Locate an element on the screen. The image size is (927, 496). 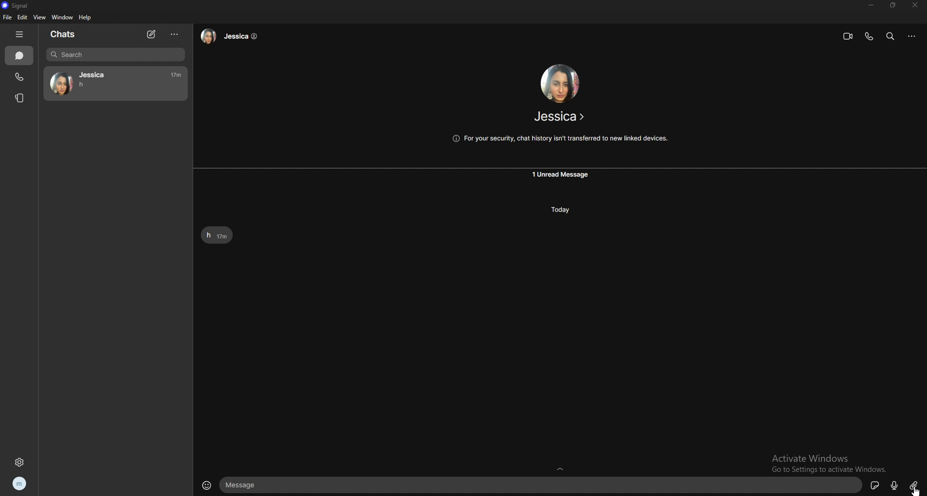
search bar is located at coordinates (116, 55).